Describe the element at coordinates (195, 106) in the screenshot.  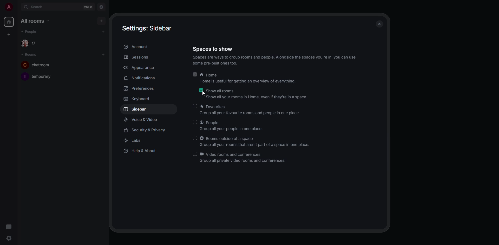
I see `click to enable` at that location.